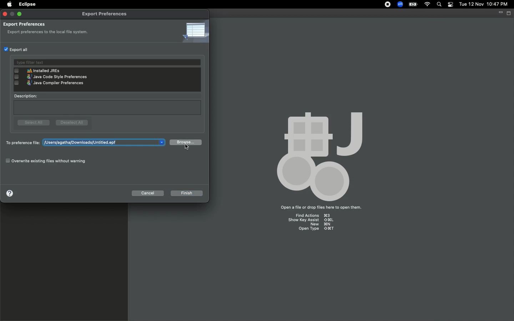 This screenshot has height=321, width=514. I want to click on find actions , so click(309, 215).